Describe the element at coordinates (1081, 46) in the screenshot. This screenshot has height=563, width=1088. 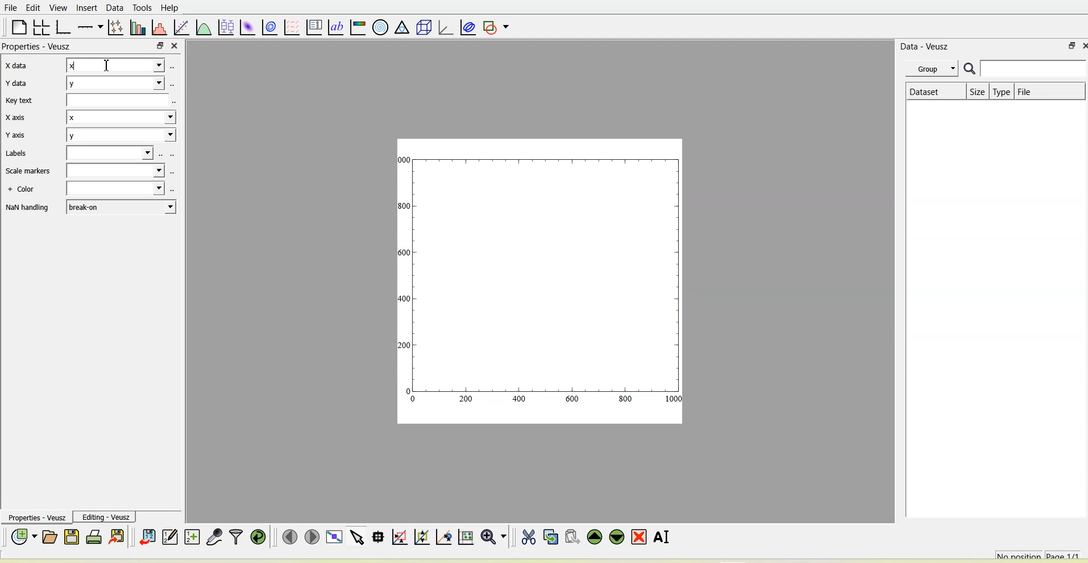
I see `close` at that location.